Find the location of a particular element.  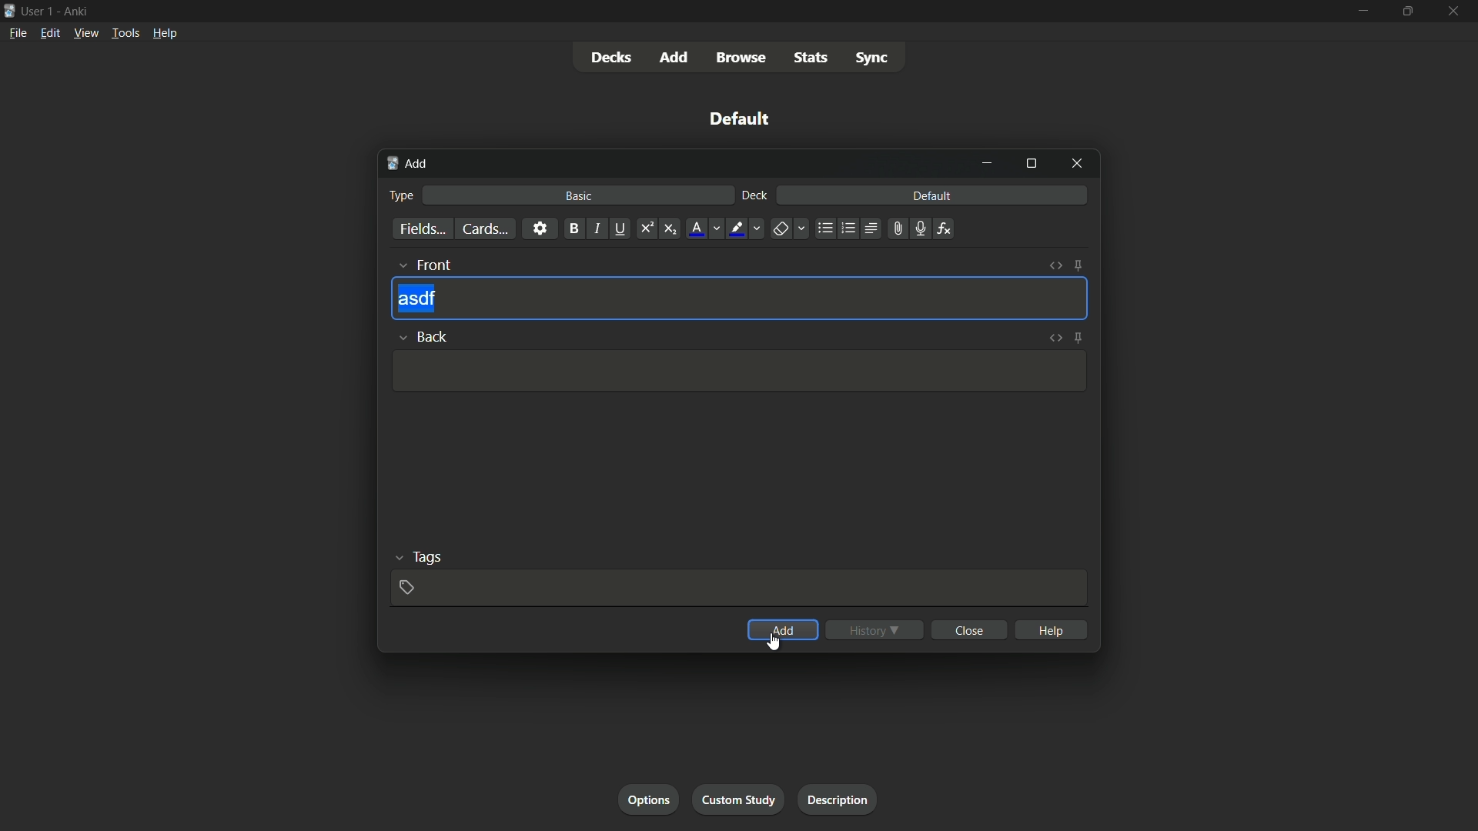

text highlight is located at coordinates (744, 229).